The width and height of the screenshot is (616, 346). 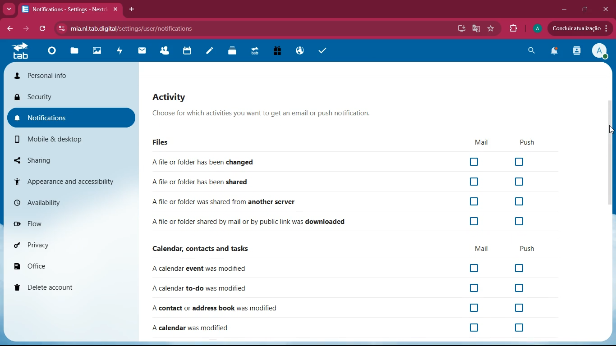 What do you see at coordinates (71, 287) in the screenshot?
I see `delete account` at bounding box center [71, 287].